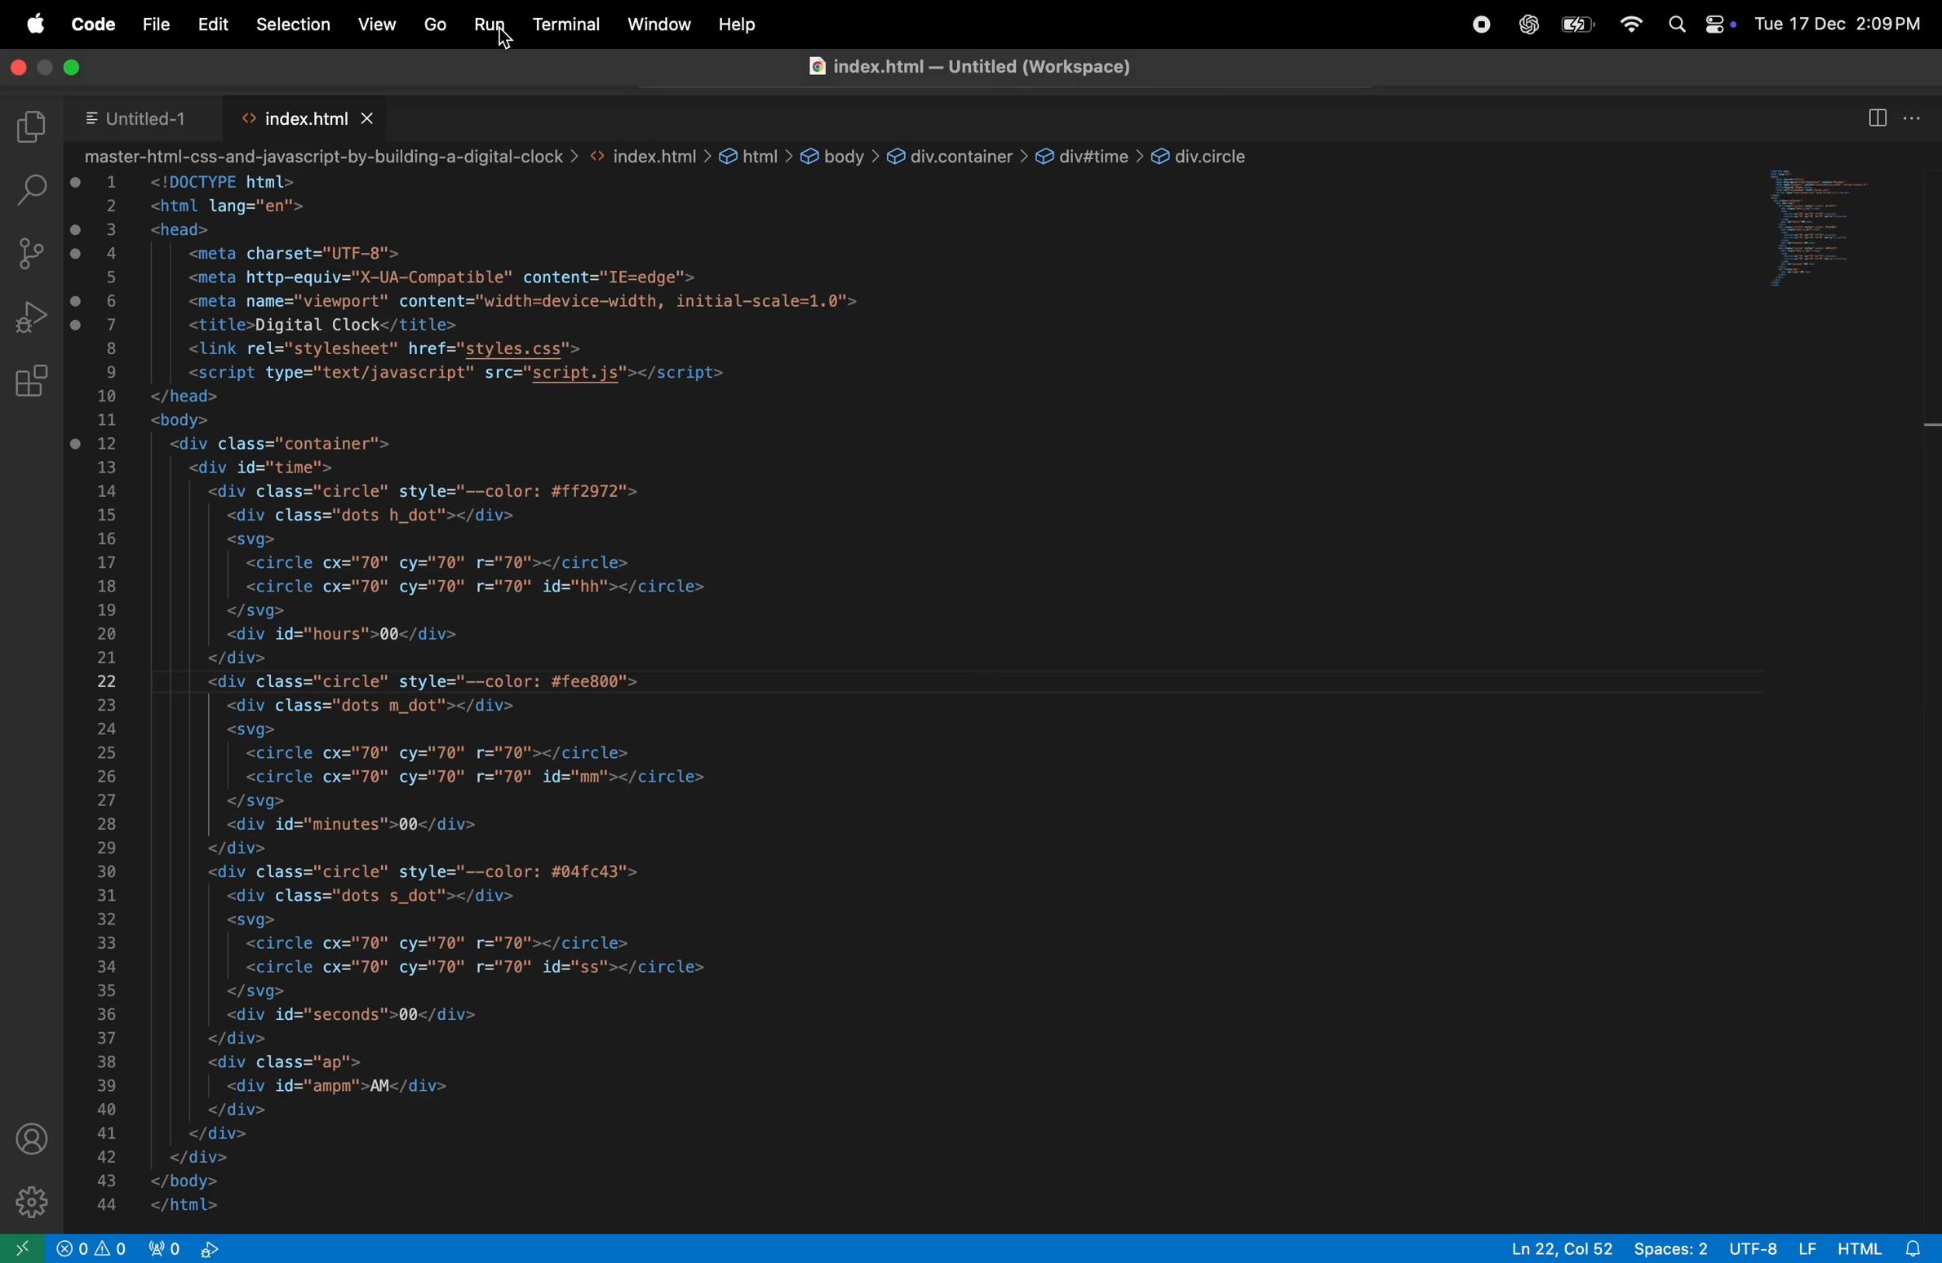  What do you see at coordinates (20, 64) in the screenshot?
I see `close` at bounding box center [20, 64].